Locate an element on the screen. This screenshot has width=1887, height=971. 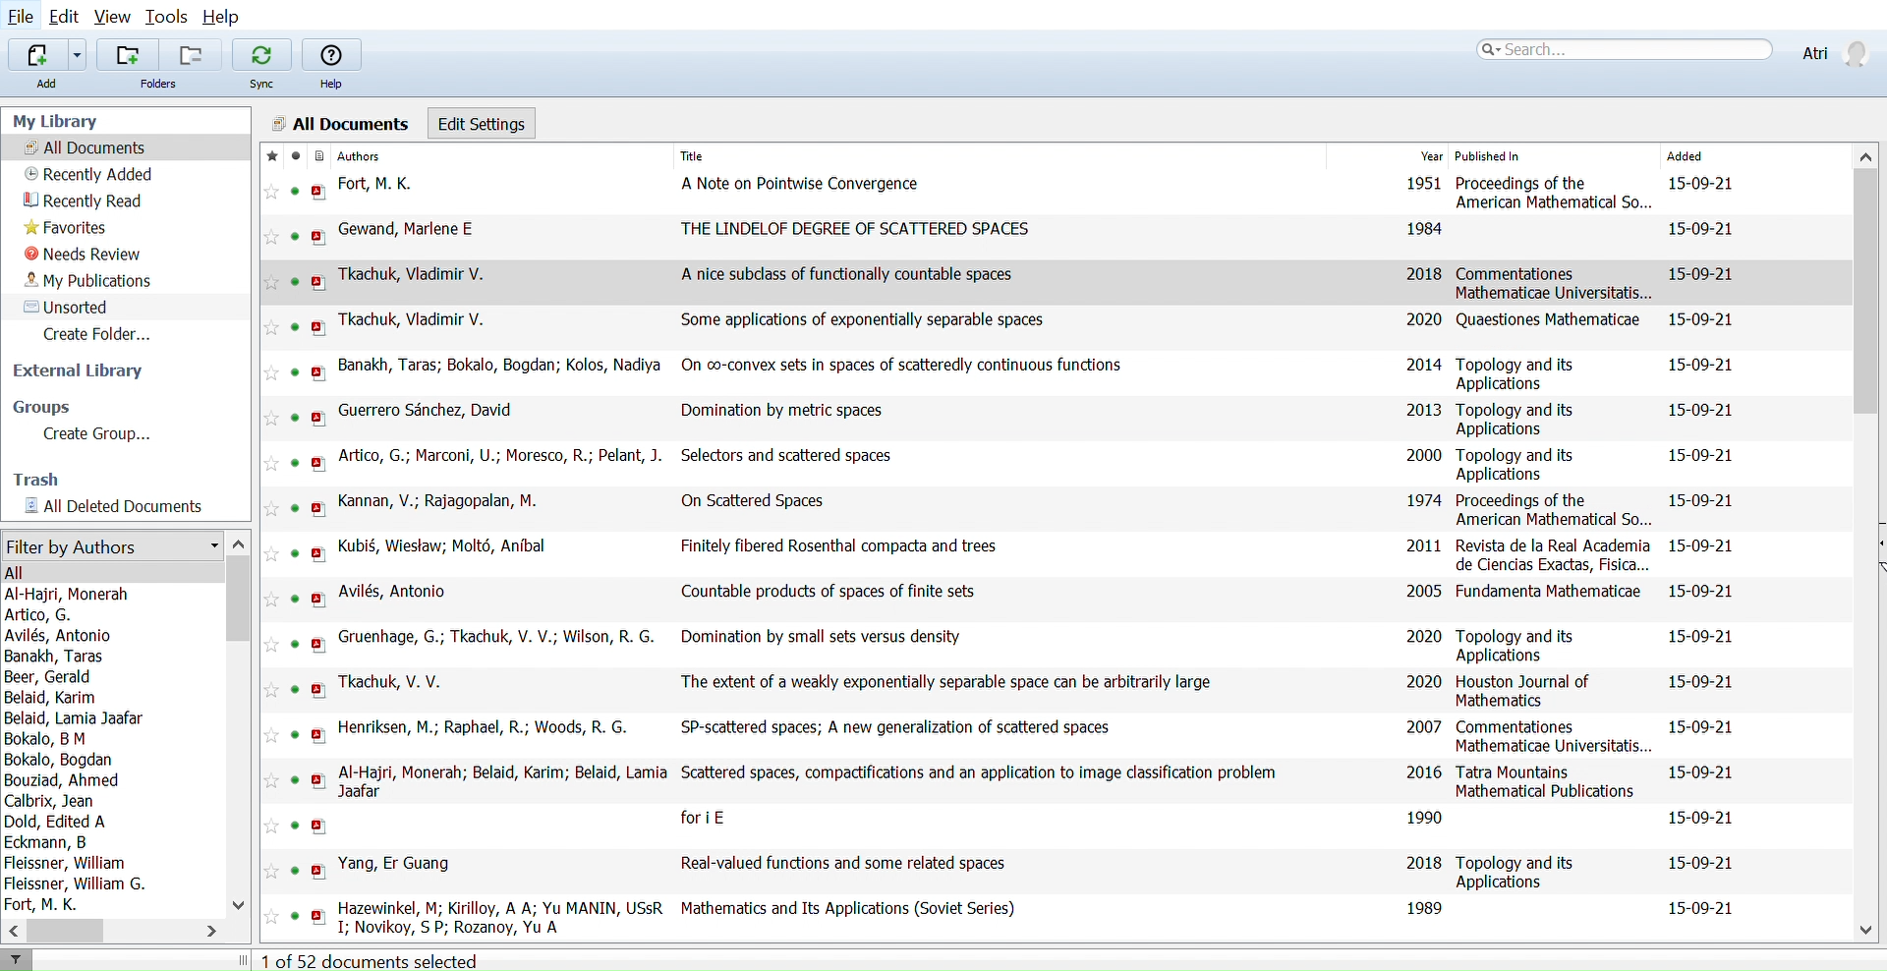
15-09-21 is located at coordinates (1702, 728).